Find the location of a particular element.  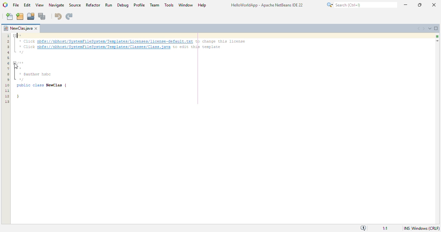

cursor is located at coordinates (16, 66).